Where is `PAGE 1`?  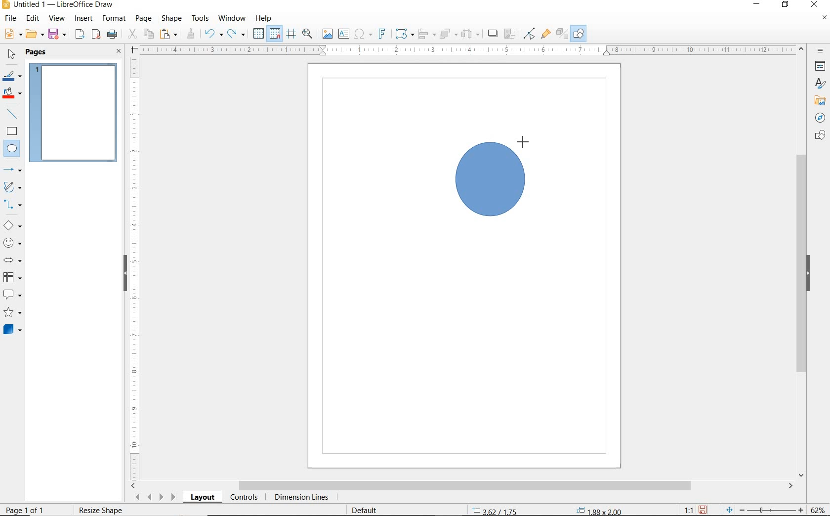
PAGE 1 is located at coordinates (74, 116).